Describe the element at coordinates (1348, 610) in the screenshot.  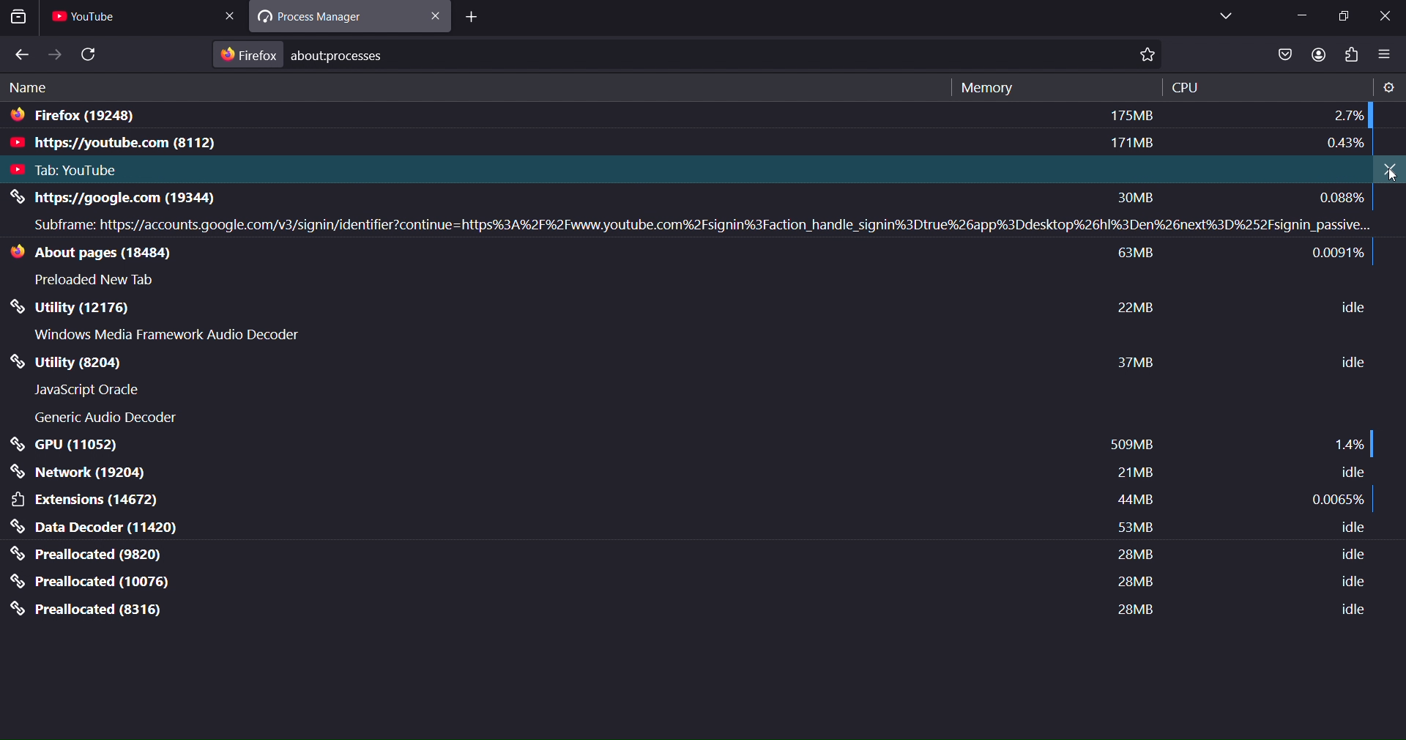
I see `idle` at that location.